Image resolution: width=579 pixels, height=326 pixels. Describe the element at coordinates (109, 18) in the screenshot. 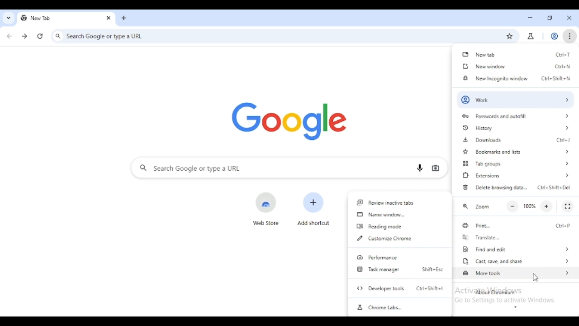

I see `close tab` at that location.